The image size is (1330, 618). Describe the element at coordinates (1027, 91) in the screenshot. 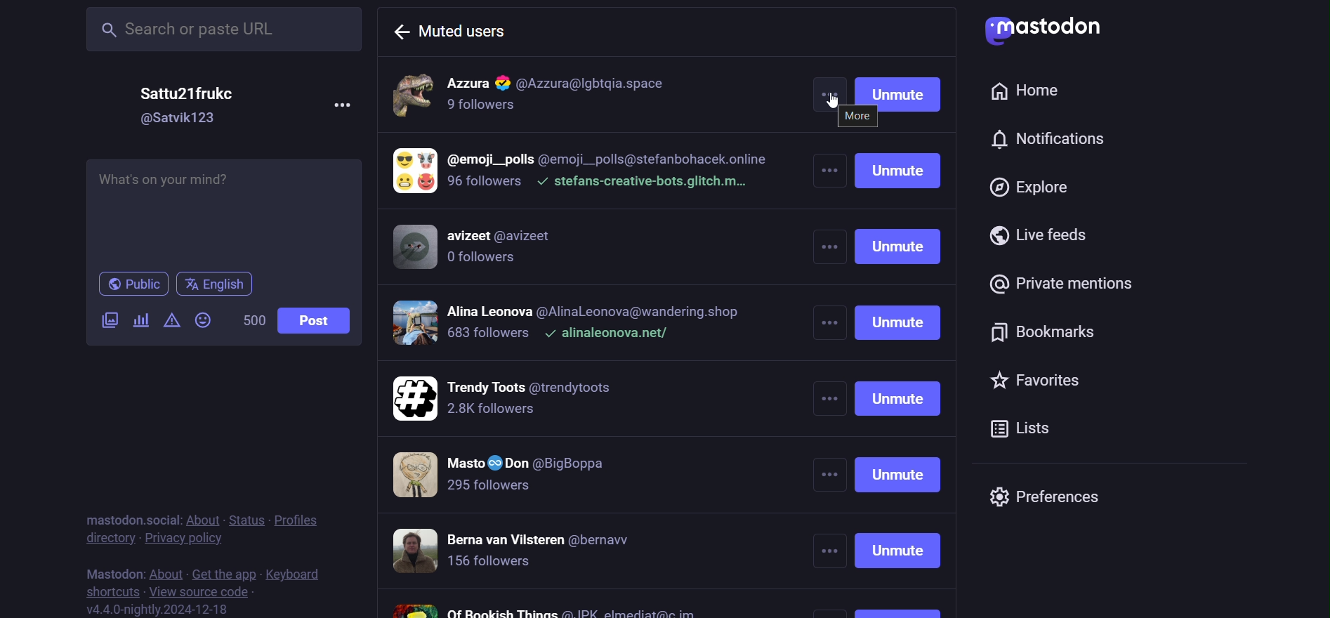

I see `home` at that location.